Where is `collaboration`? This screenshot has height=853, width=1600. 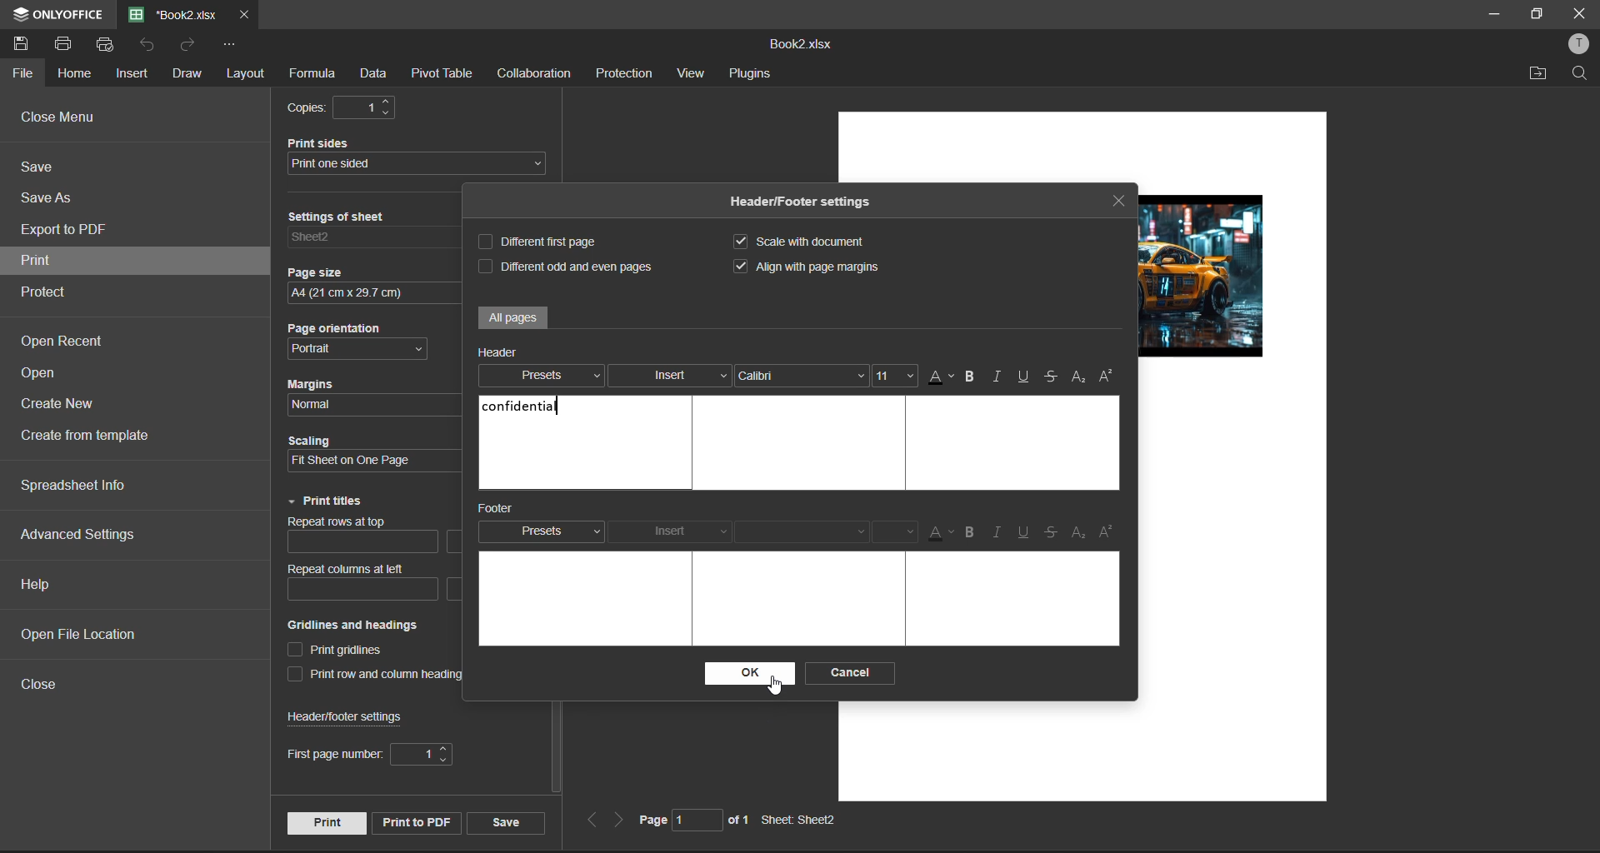 collaboration is located at coordinates (540, 73).